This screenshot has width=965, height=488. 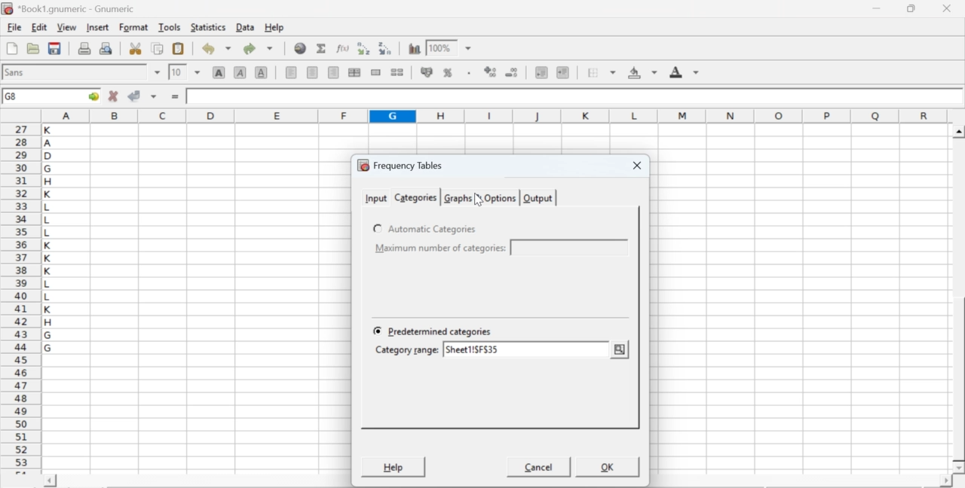 What do you see at coordinates (605, 467) in the screenshot?
I see `OK` at bounding box center [605, 467].